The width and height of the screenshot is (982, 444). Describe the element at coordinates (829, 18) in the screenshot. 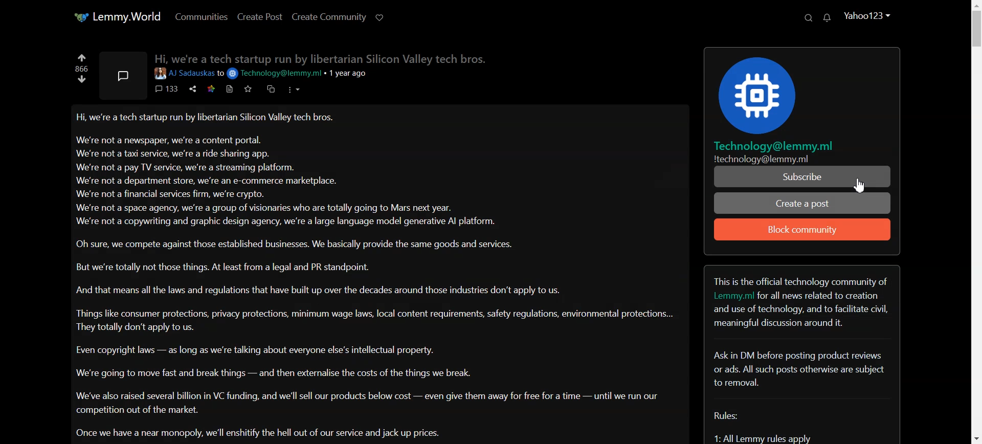

I see `Unread Message` at that location.